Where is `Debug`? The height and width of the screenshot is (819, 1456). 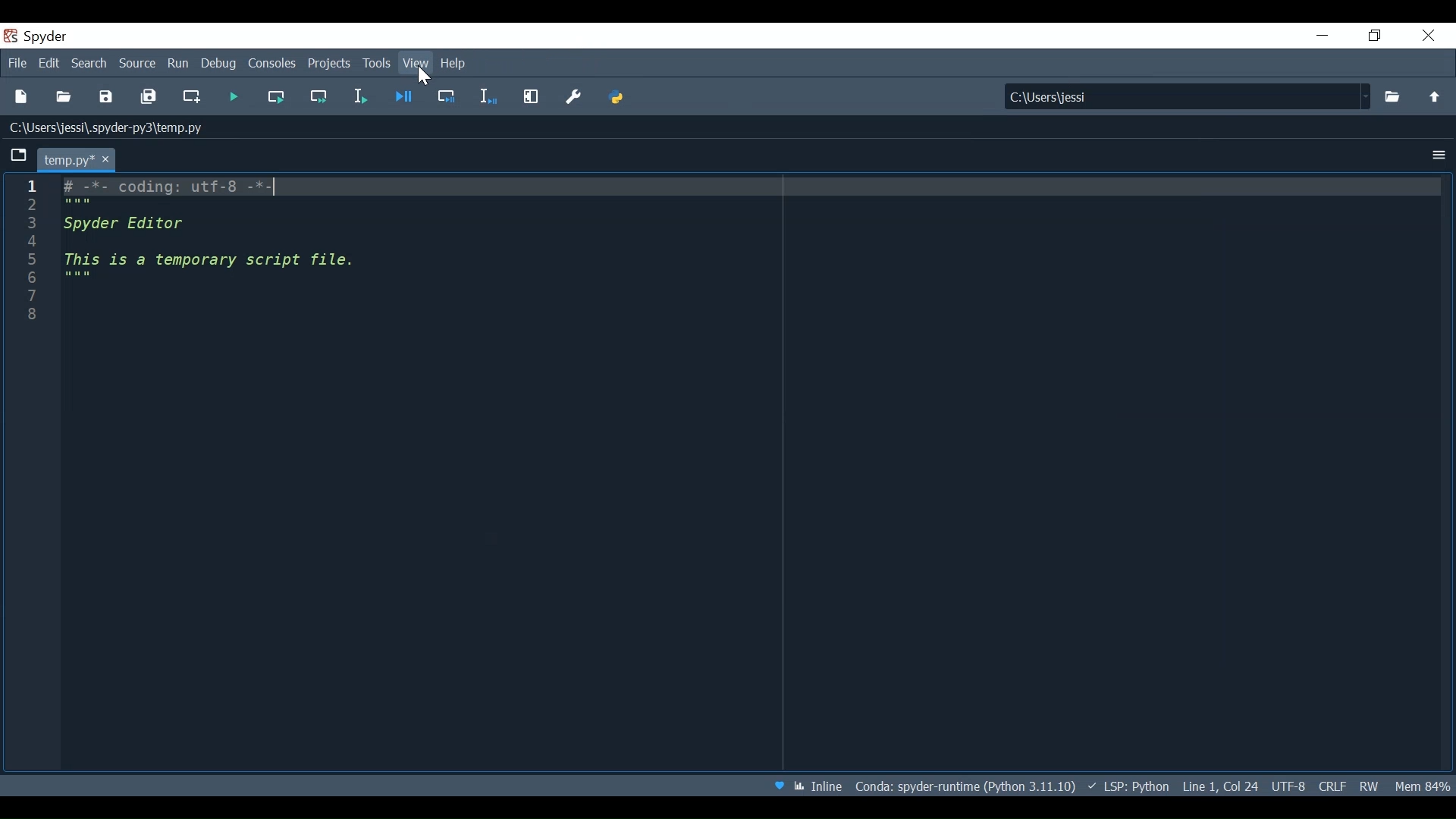 Debug is located at coordinates (219, 64).